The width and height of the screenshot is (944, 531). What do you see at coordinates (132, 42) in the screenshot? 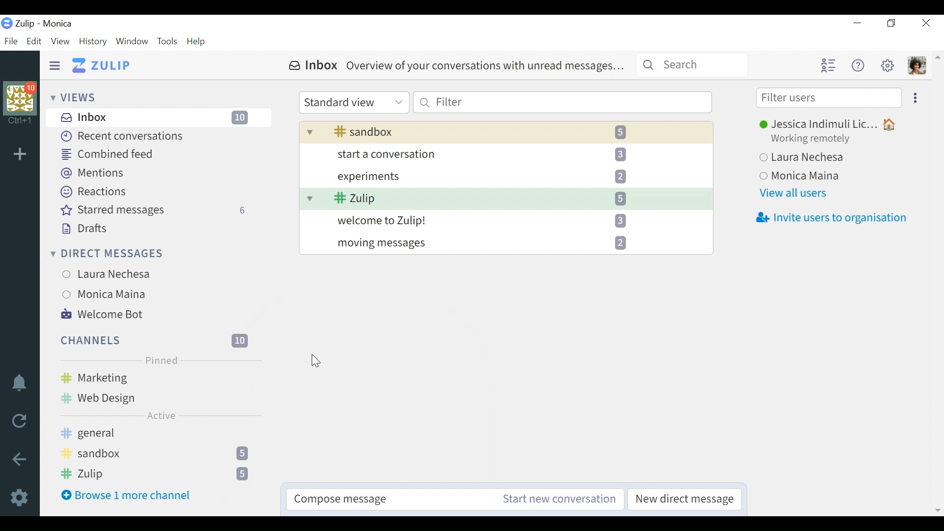
I see `Window` at bounding box center [132, 42].